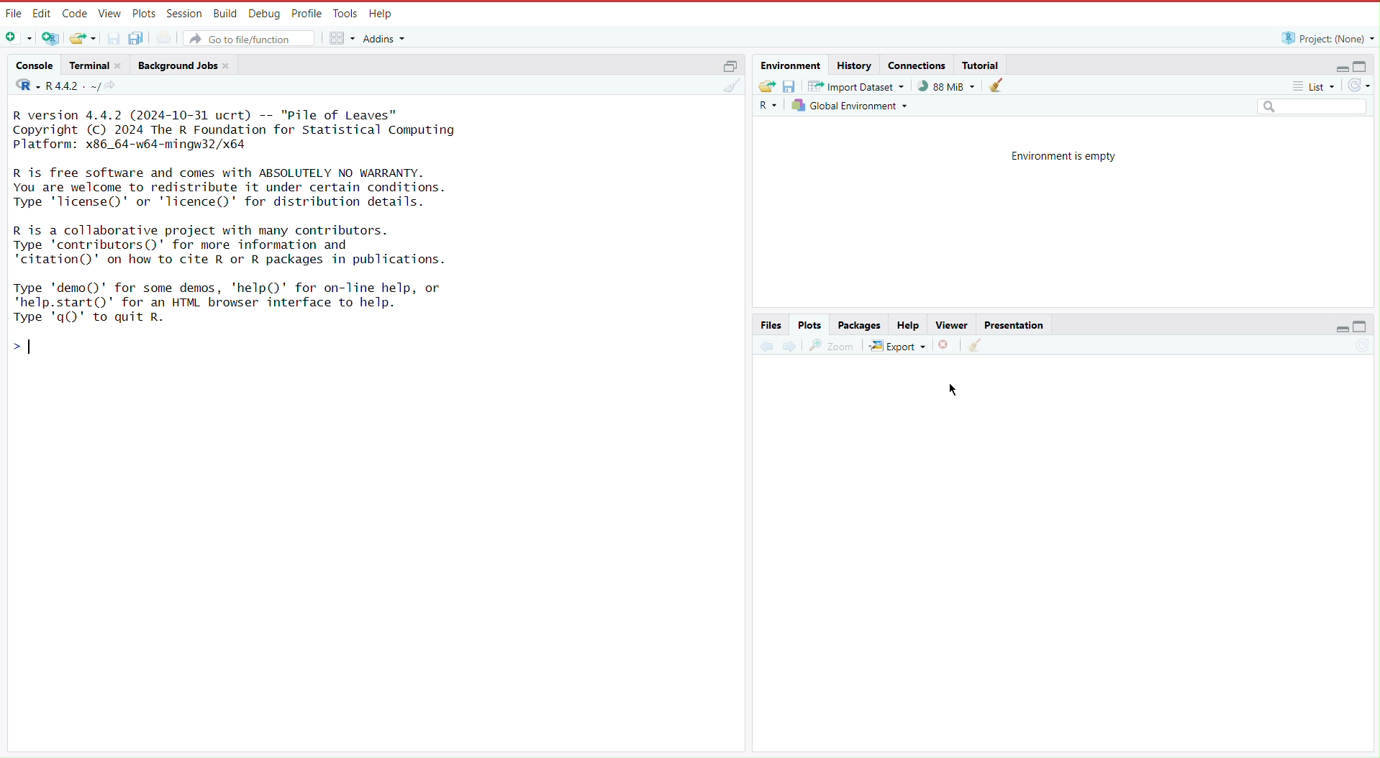 The height and width of the screenshot is (758, 1380). Describe the element at coordinates (108, 14) in the screenshot. I see `View` at that location.